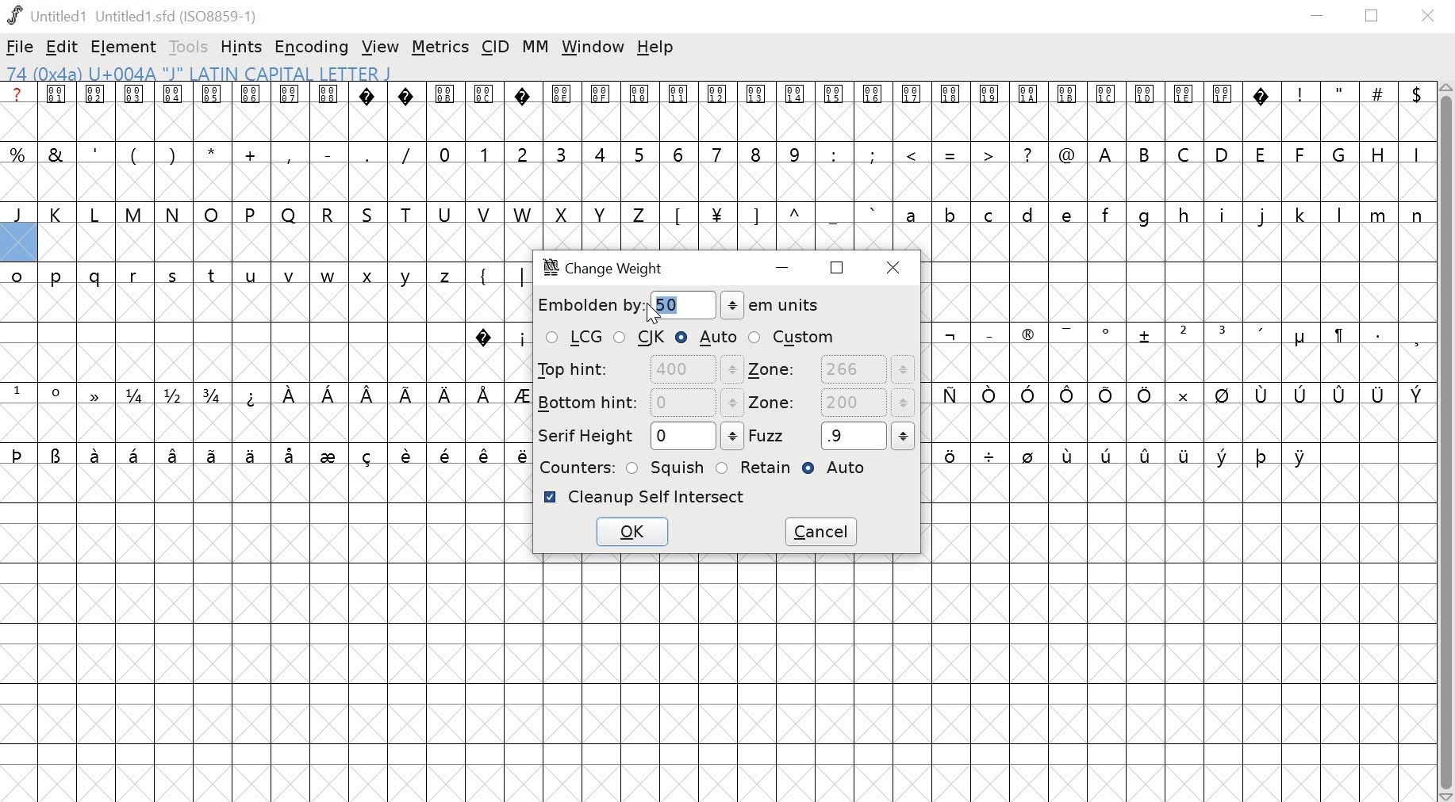  What do you see at coordinates (645, 497) in the screenshot?
I see `CLEANUP self intersect` at bounding box center [645, 497].